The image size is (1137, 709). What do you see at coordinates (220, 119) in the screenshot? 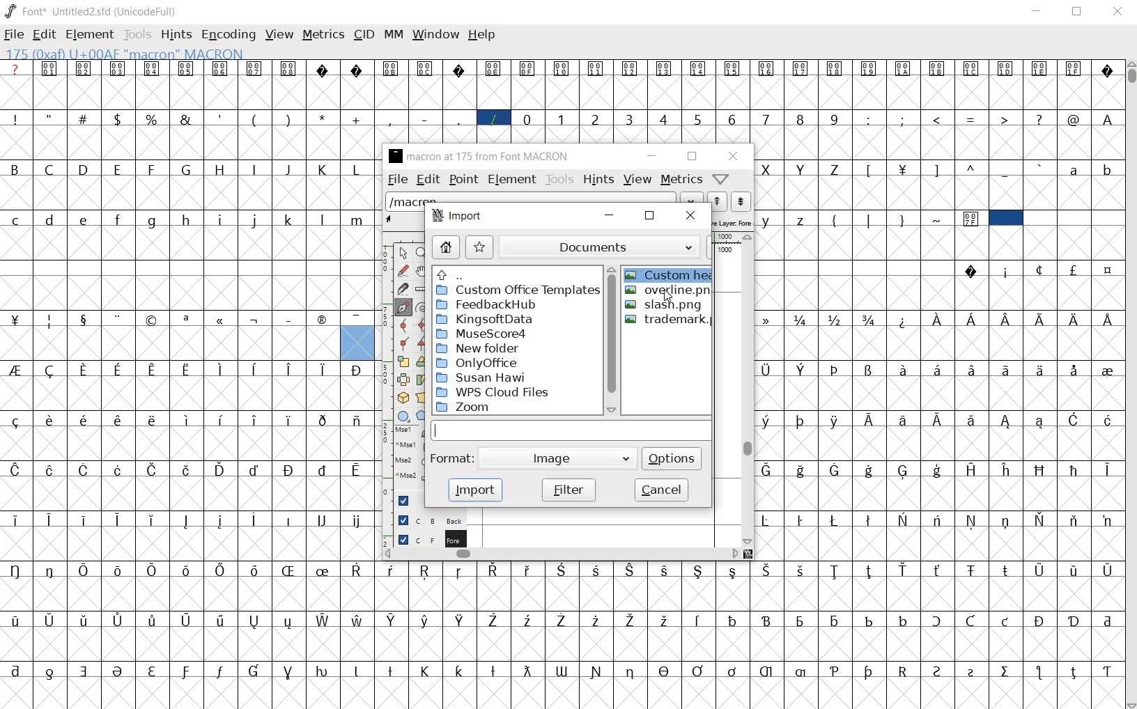
I see `'` at bounding box center [220, 119].